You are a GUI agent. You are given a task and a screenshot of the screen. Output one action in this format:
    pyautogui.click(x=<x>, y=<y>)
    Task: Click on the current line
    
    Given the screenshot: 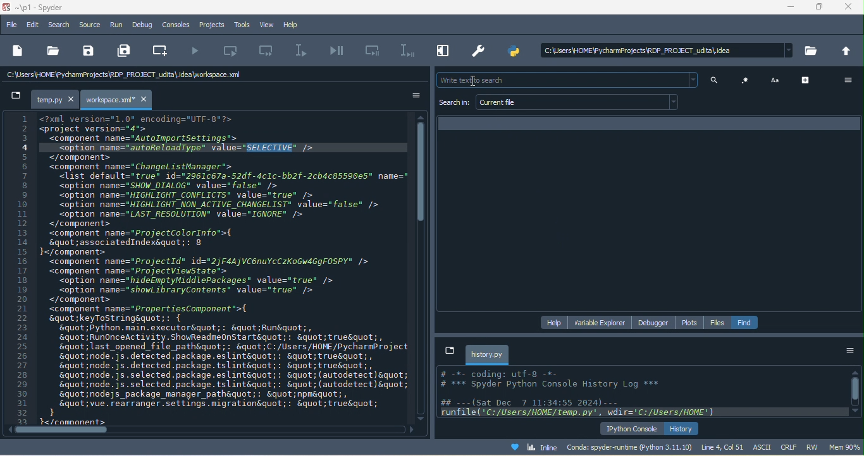 What is the action you would take?
    pyautogui.click(x=303, y=51)
    